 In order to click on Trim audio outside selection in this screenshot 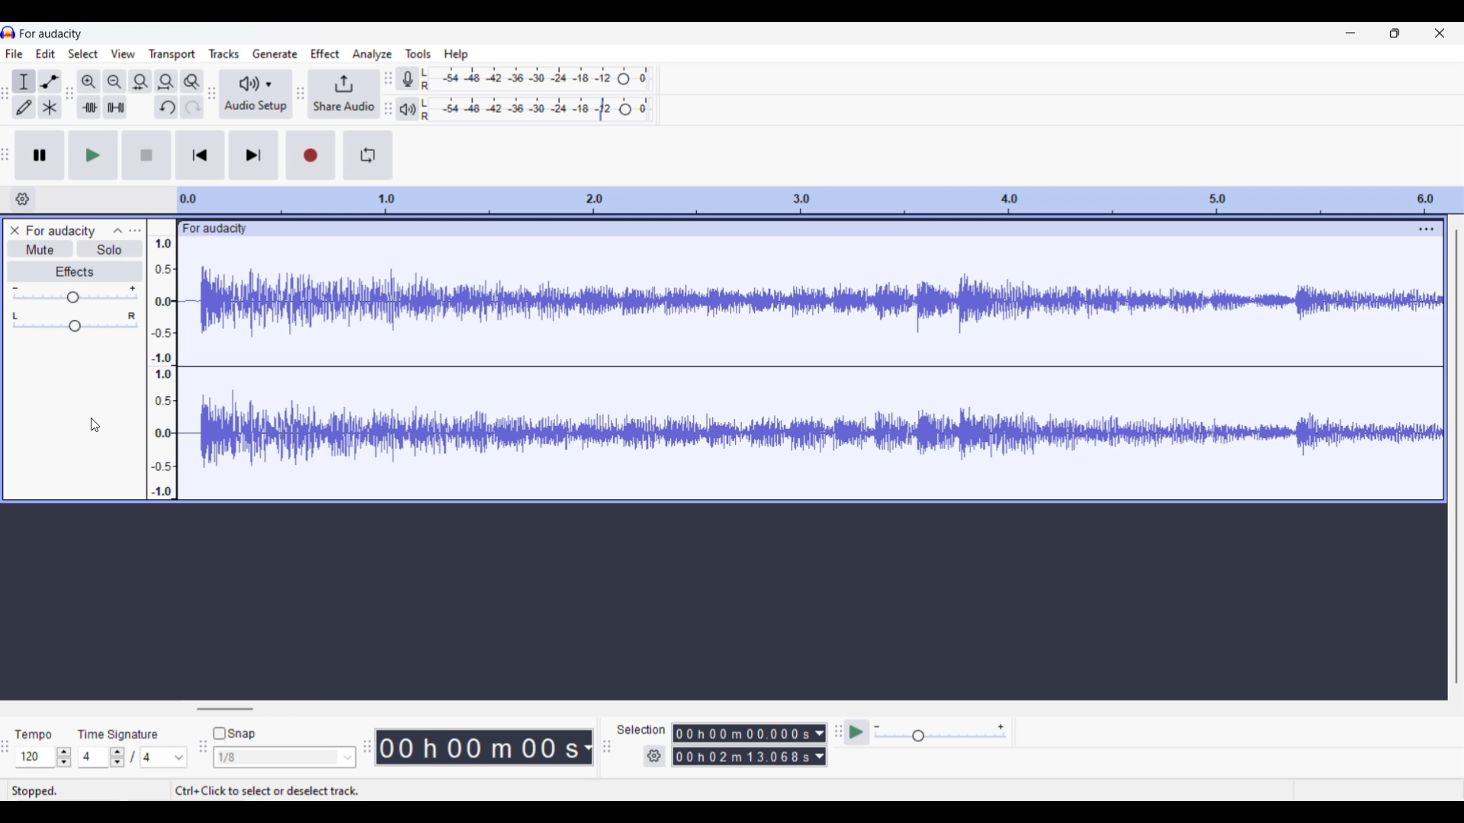, I will do `click(89, 107)`.